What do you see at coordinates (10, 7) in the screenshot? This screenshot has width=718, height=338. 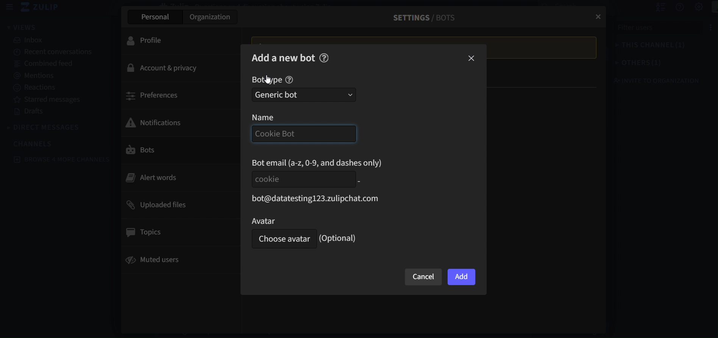 I see `hide sidebar` at bounding box center [10, 7].